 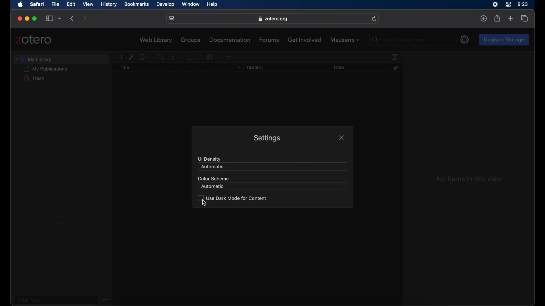 What do you see at coordinates (273, 19) in the screenshot?
I see `website address` at bounding box center [273, 19].